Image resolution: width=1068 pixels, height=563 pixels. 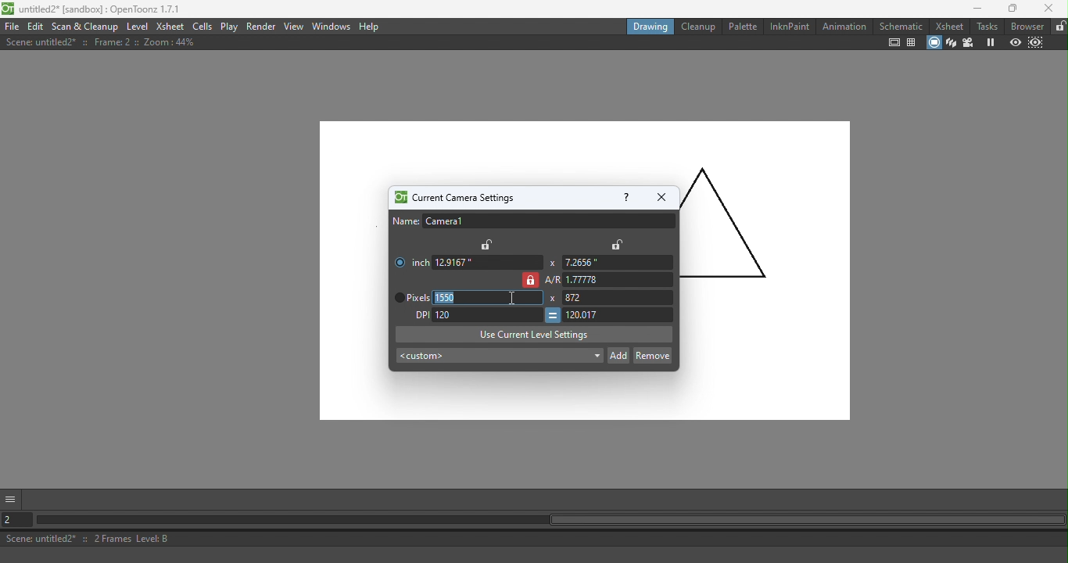 What do you see at coordinates (489, 298) in the screenshot?
I see `Enter pixels` at bounding box center [489, 298].